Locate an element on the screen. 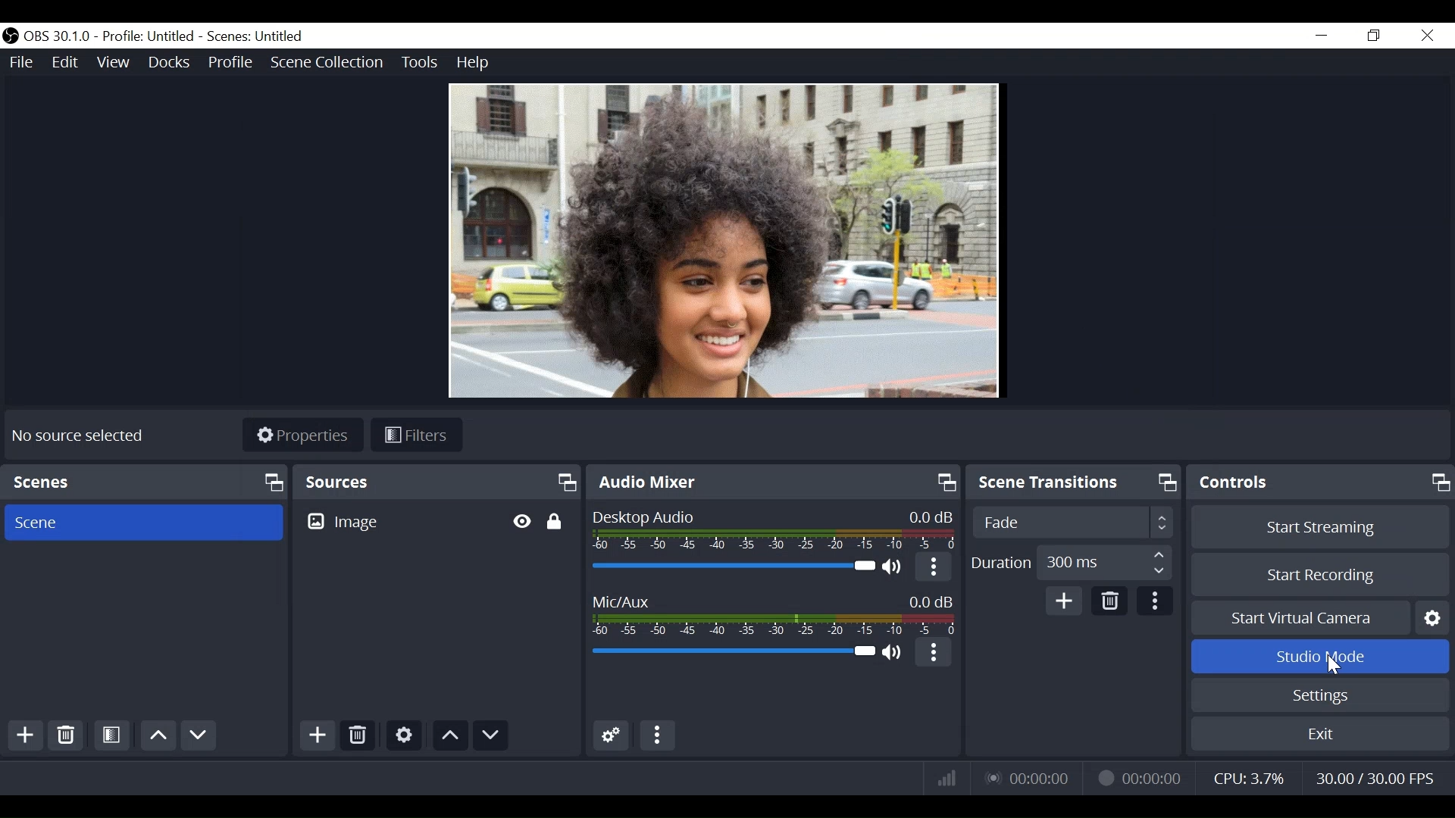  Studio Mode is located at coordinates (1318, 654).